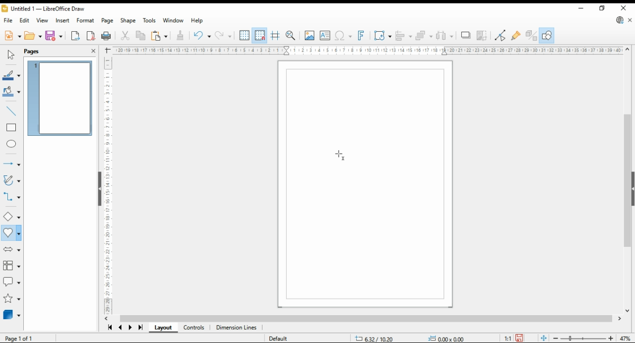 The image size is (635, 343). What do you see at coordinates (11, 54) in the screenshot?
I see `select` at bounding box center [11, 54].